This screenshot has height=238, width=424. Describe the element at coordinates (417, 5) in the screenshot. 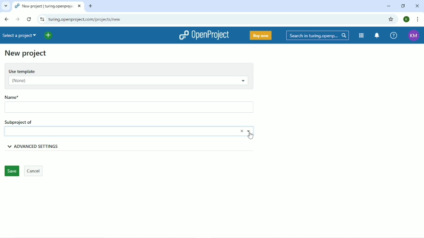

I see `Close` at that location.